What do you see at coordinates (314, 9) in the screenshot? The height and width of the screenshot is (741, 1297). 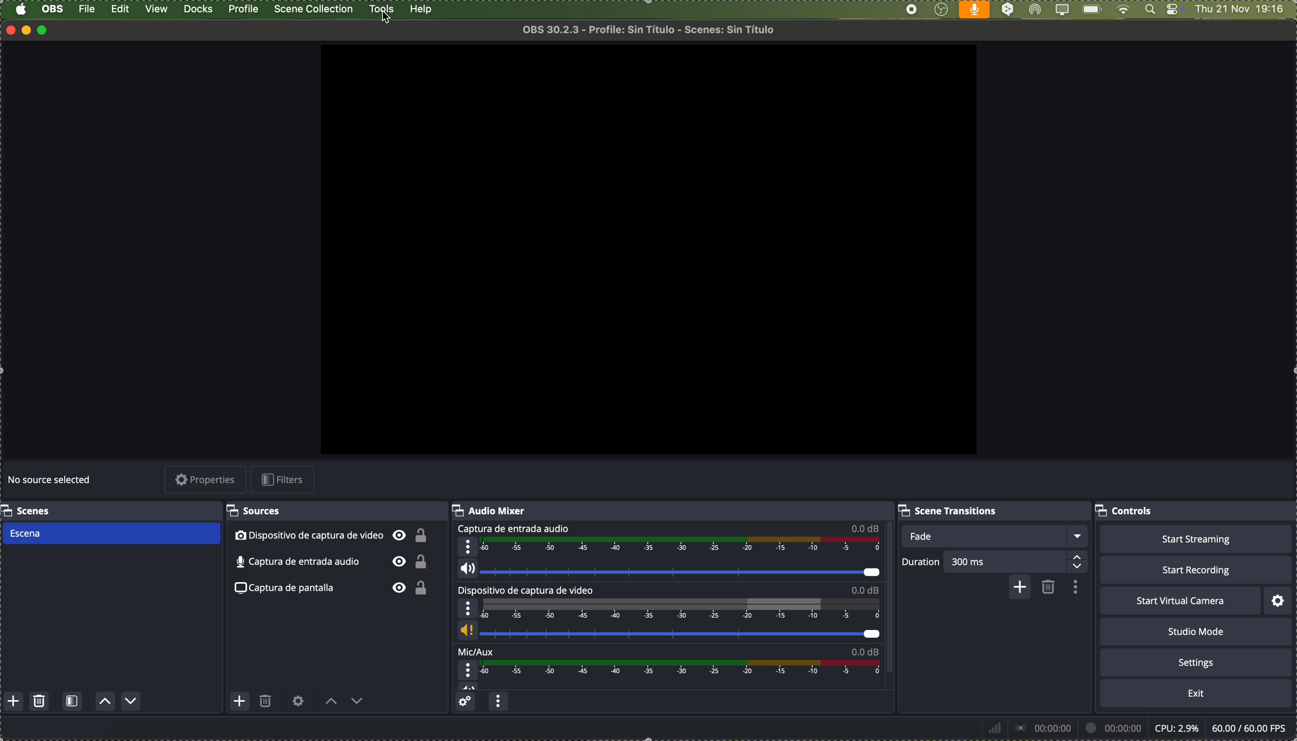 I see `scene collection` at bounding box center [314, 9].